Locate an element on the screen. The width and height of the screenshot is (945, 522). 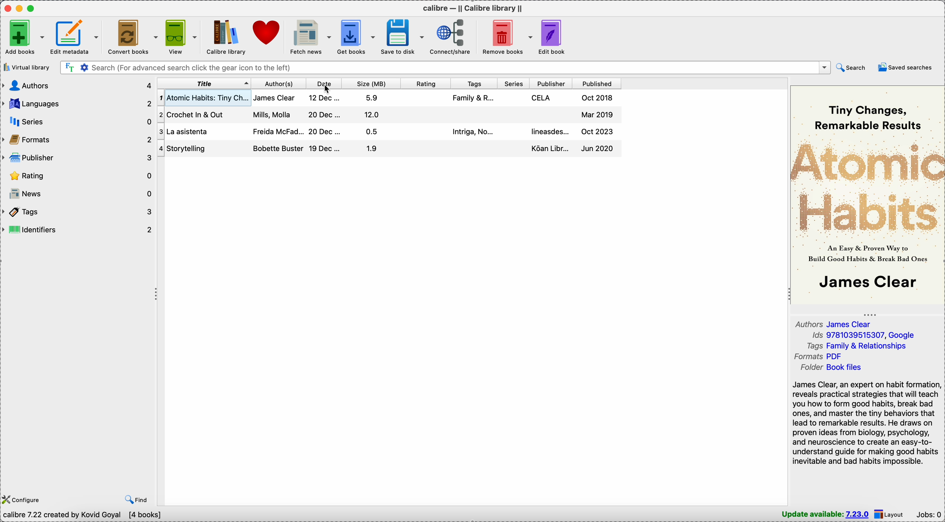
title is located at coordinates (204, 84).